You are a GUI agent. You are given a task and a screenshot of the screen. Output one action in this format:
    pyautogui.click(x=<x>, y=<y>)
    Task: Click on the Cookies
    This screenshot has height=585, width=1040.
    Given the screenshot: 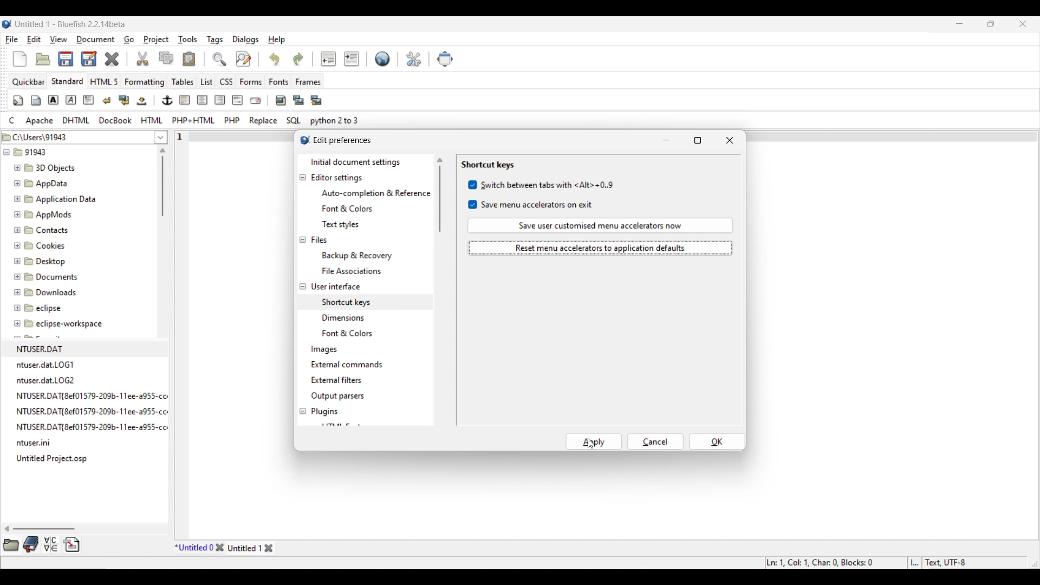 What is the action you would take?
    pyautogui.click(x=41, y=245)
    